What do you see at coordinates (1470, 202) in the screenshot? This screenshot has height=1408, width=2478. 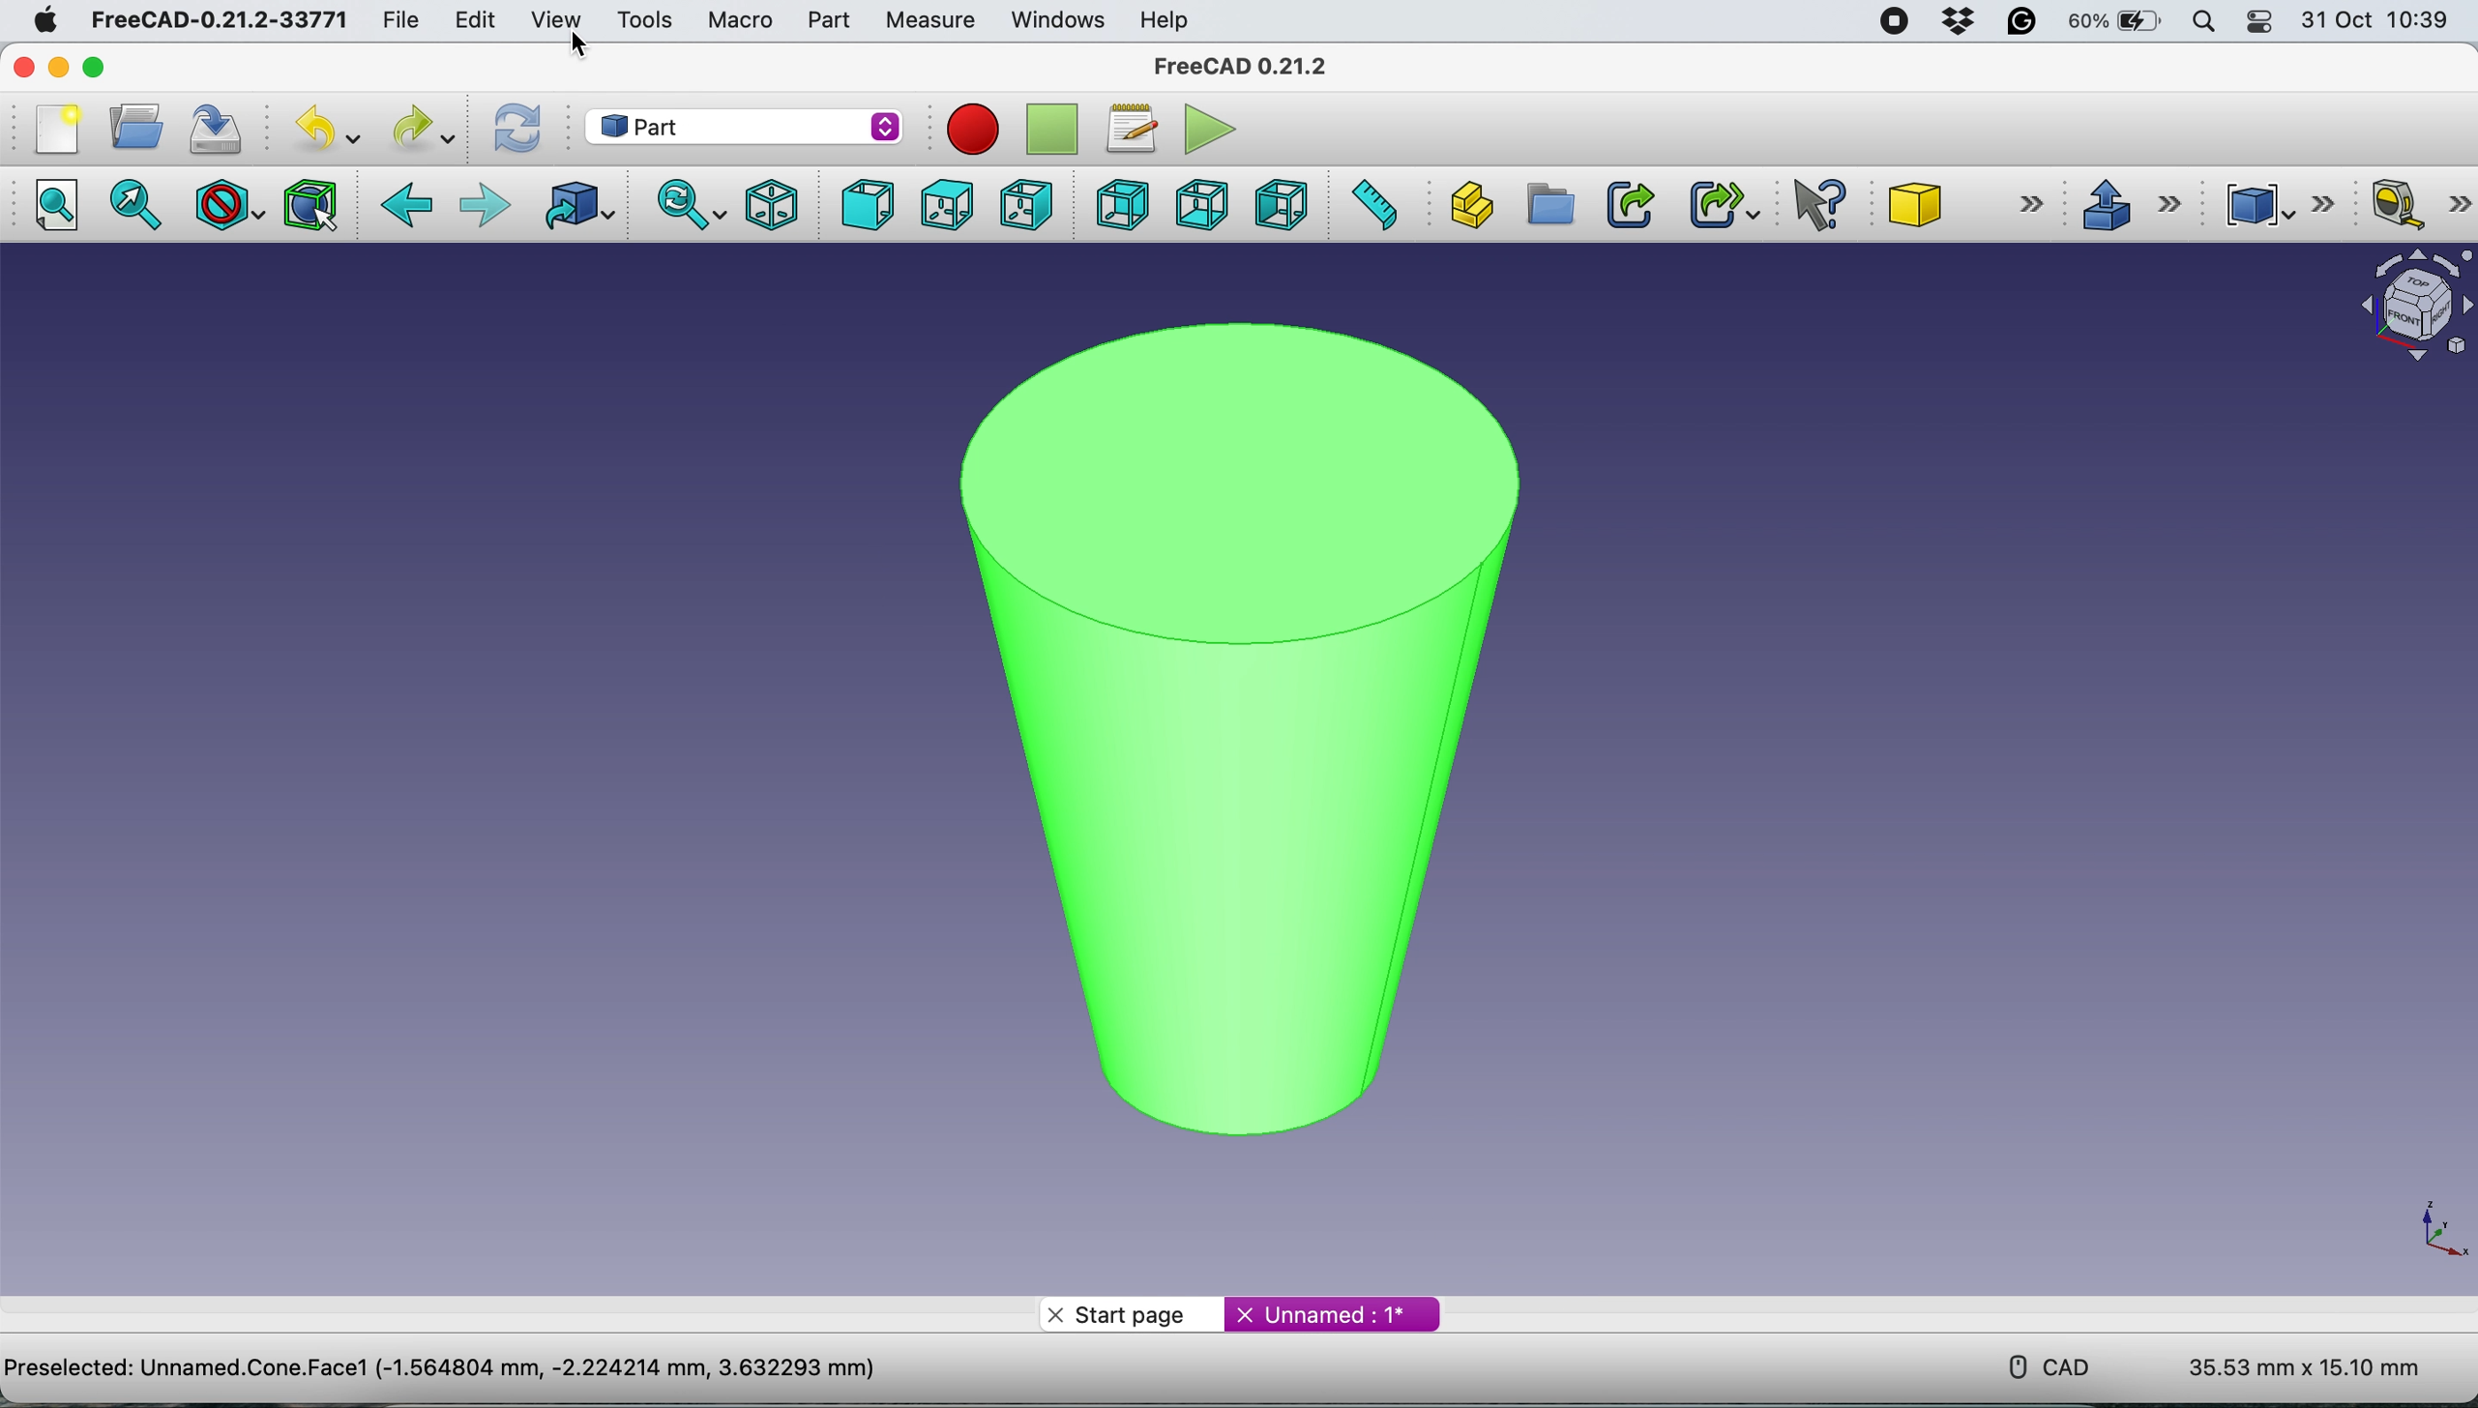 I see `create part` at bounding box center [1470, 202].